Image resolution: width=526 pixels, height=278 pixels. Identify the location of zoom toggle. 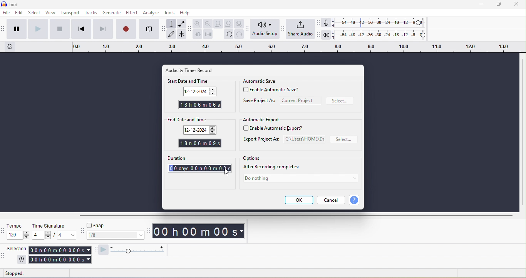
(239, 23).